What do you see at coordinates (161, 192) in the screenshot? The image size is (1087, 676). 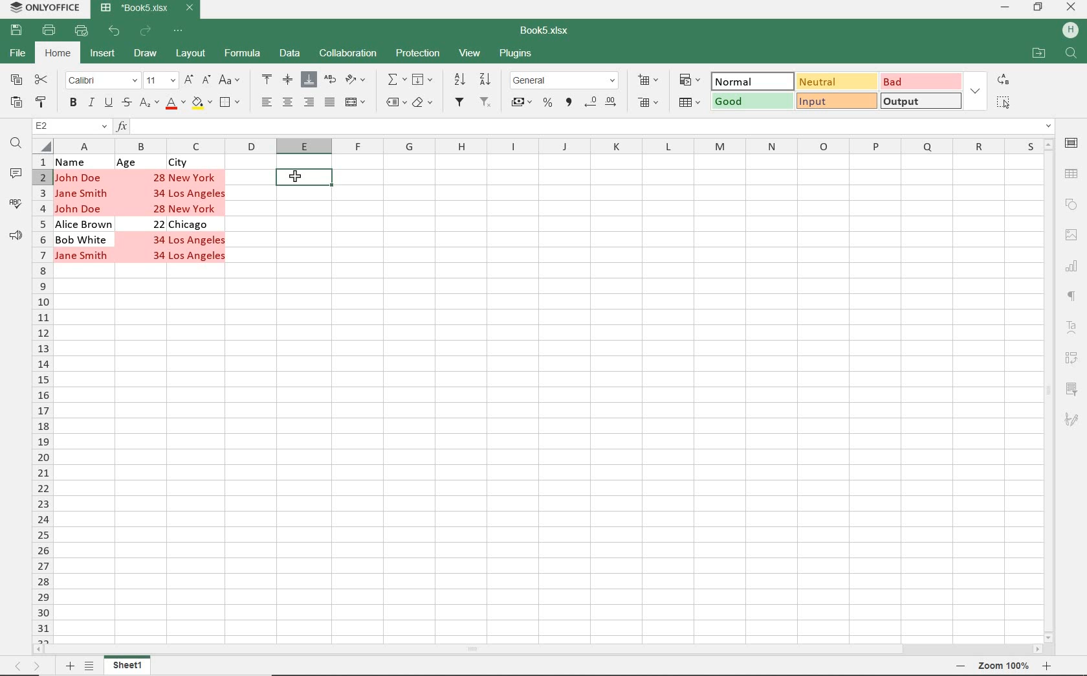 I see `34` at bounding box center [161, 192].